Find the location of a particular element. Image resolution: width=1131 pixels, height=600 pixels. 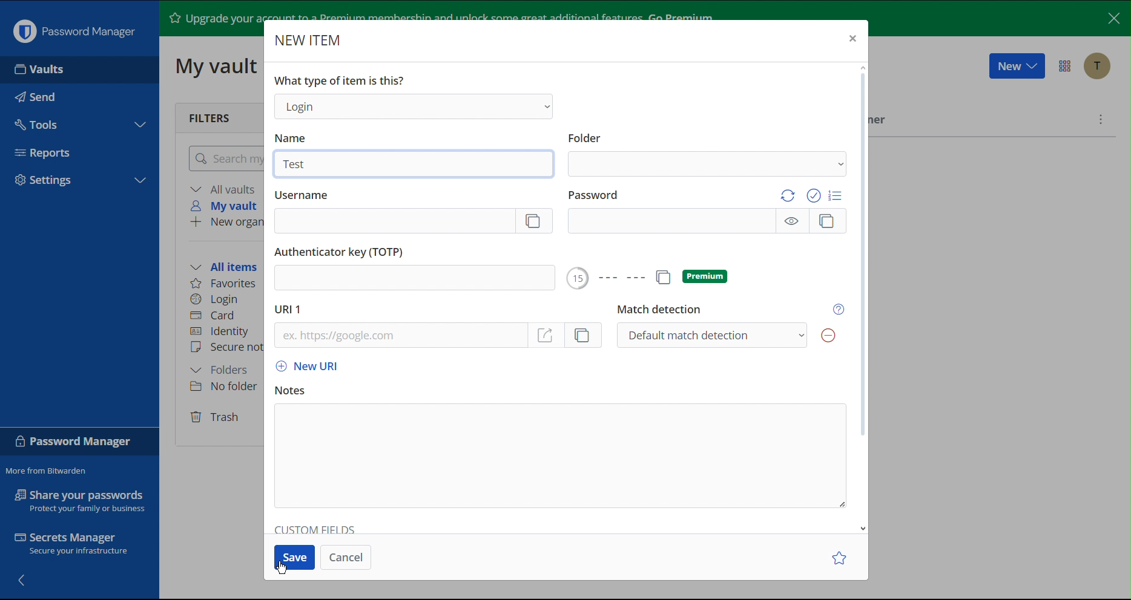

Login is located at coordinates (216, 300).